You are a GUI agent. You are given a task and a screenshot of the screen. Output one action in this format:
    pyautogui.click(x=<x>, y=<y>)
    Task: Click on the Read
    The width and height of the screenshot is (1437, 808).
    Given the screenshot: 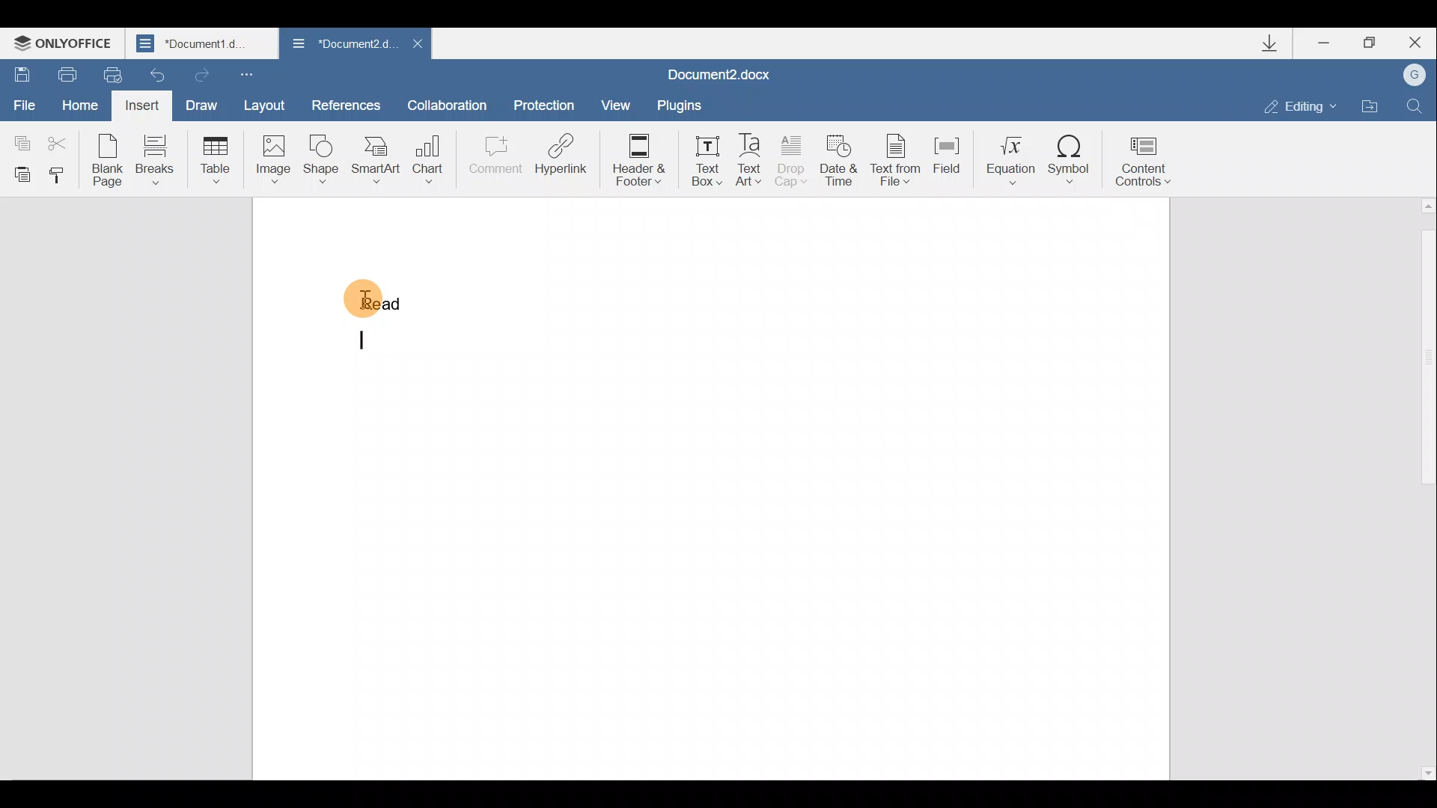 What is the action you would take?
    pyautogui.click(x=374, y=295)
    